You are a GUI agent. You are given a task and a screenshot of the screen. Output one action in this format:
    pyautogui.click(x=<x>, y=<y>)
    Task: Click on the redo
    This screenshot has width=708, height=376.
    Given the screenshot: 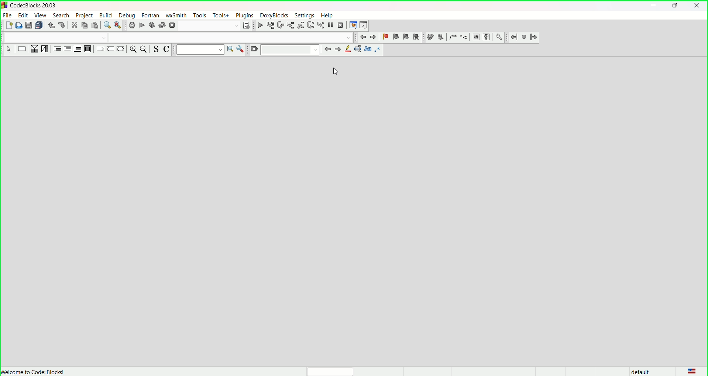 What is the action you would take?
    pyautogui.click(x=62, y=26)
    